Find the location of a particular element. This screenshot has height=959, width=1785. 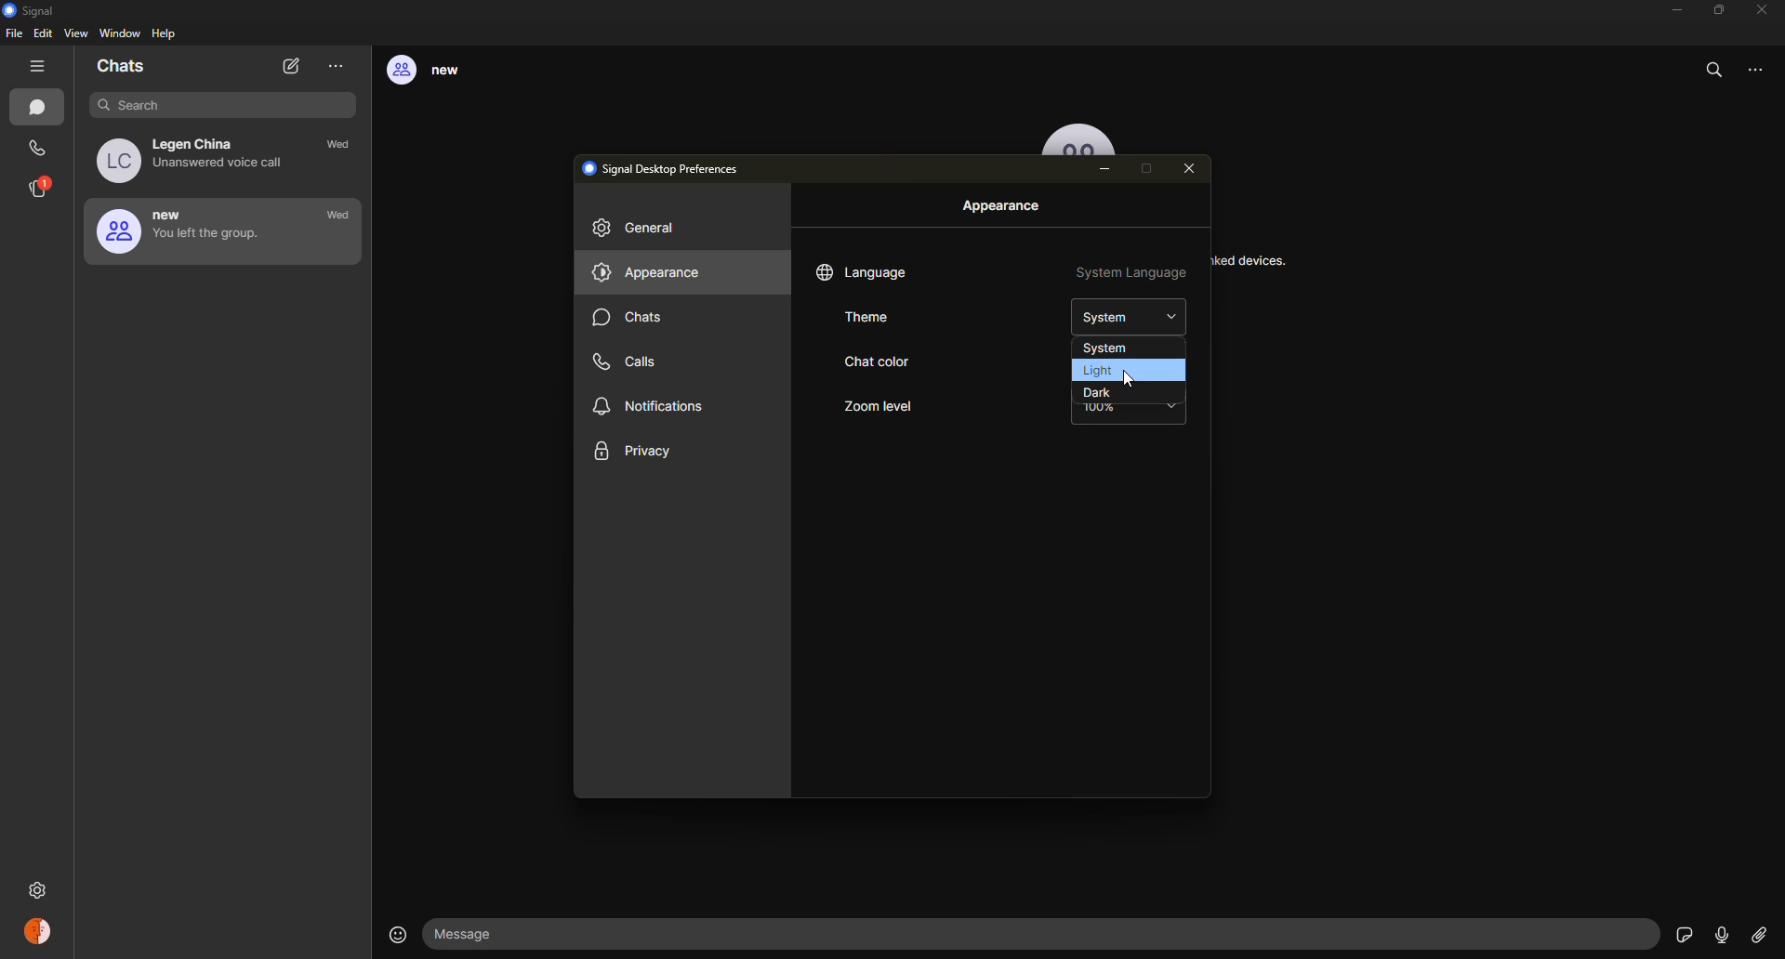

smilley is located at coordinates (394, 934).